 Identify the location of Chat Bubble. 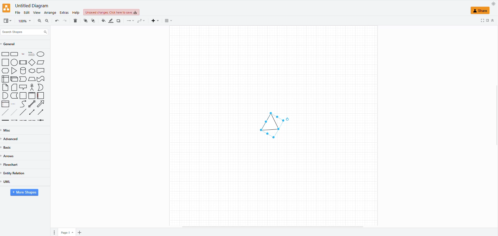
(32, 71).